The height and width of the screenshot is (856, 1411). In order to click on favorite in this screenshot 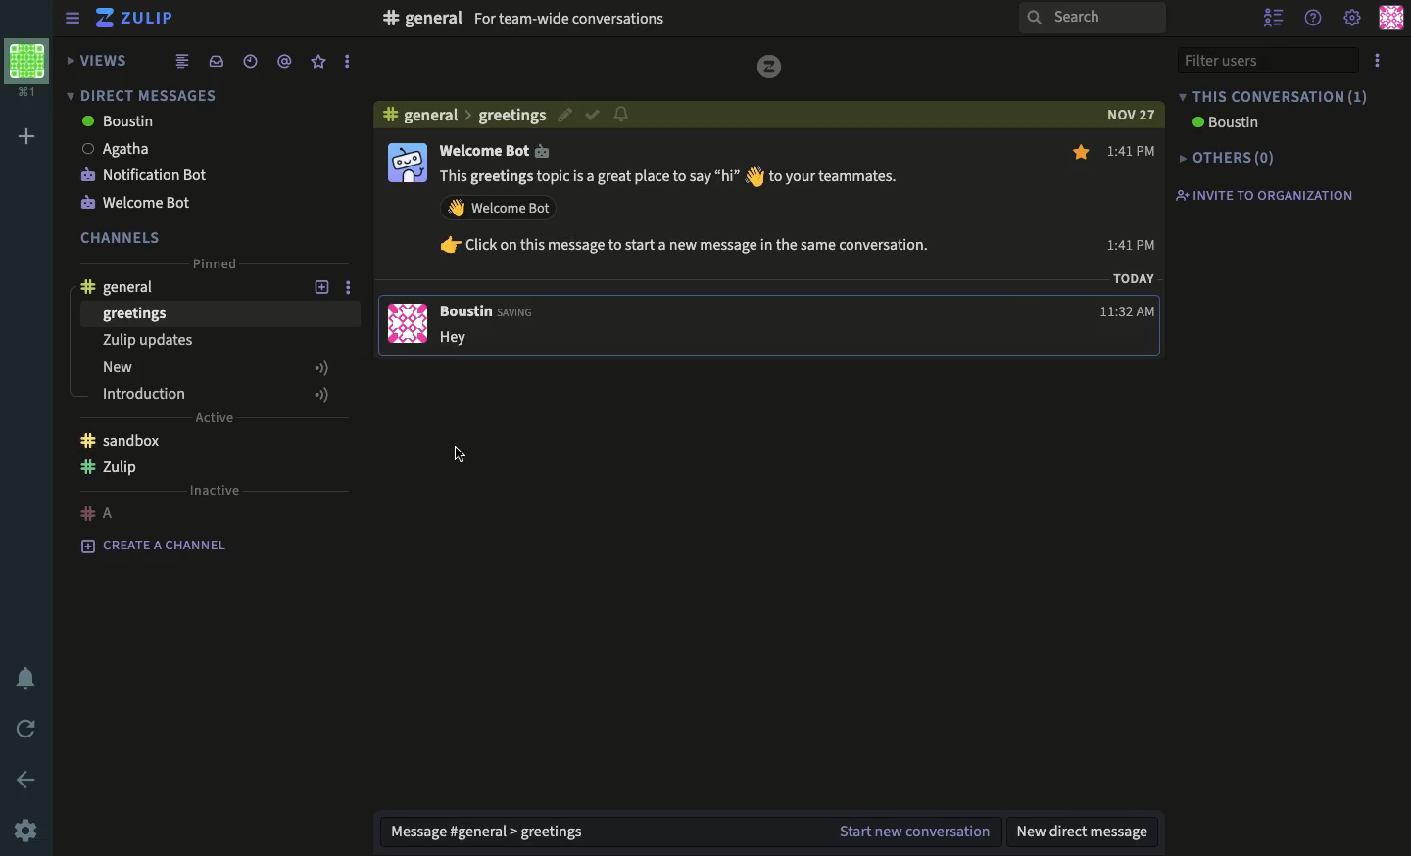, I will do `click(1083, 156)`.